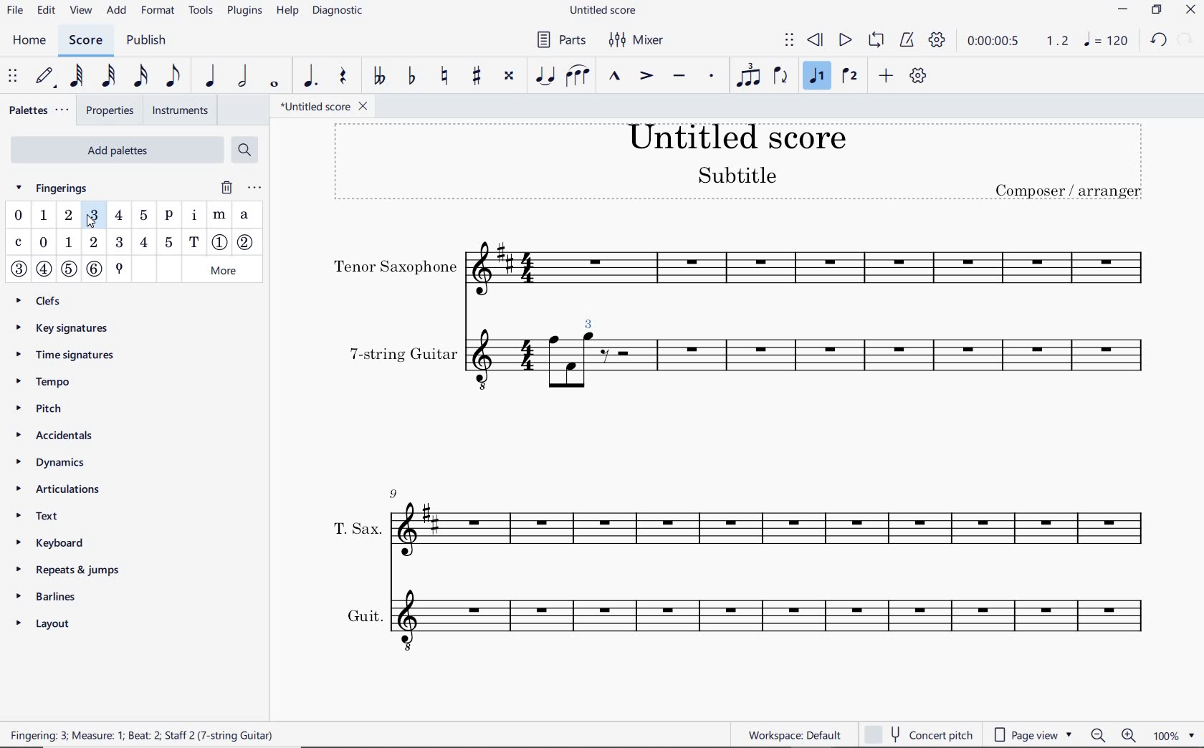  Describe the element at coordinates (65, 569) in the screenshot. I see `REPEATS & JUMPS` at that location.